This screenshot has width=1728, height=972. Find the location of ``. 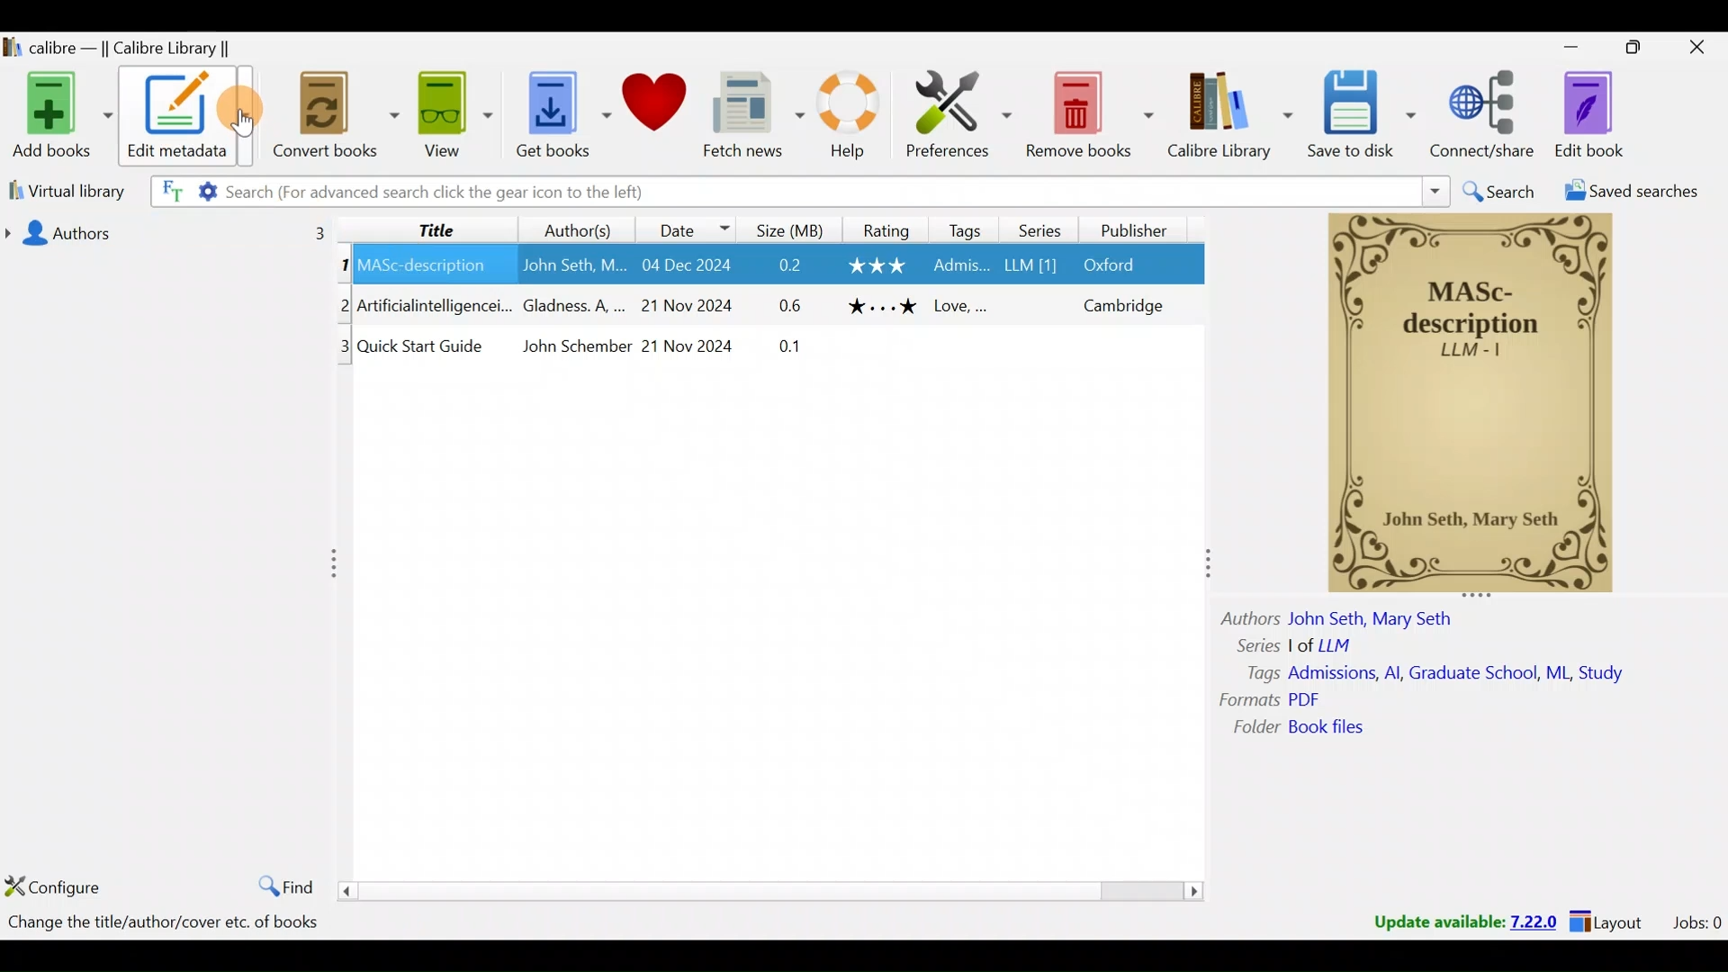

 is located at coordinates (1253, 646).